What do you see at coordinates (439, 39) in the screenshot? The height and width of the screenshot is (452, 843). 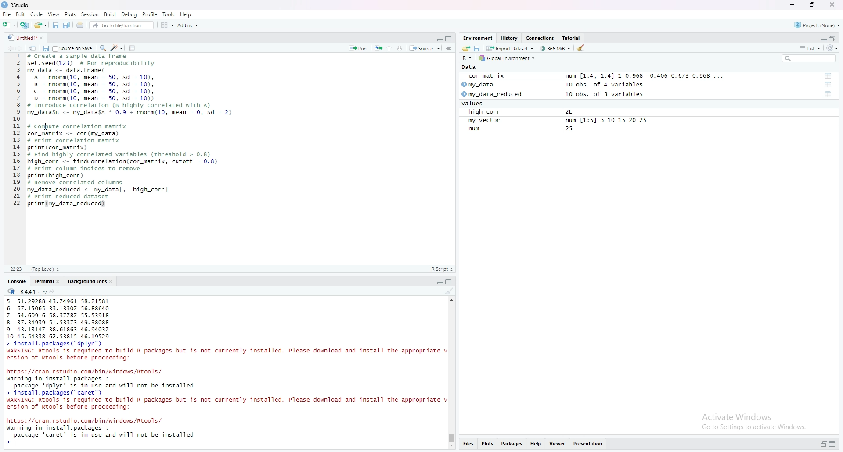 I see `Collapse` at bounding box center [439, 39].